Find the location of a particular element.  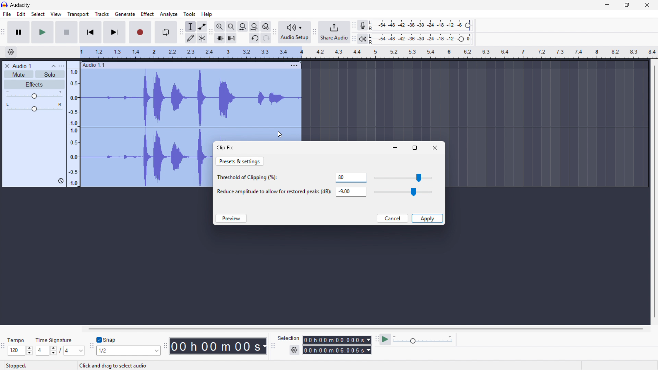

file  is located at coordinates (7, 14).